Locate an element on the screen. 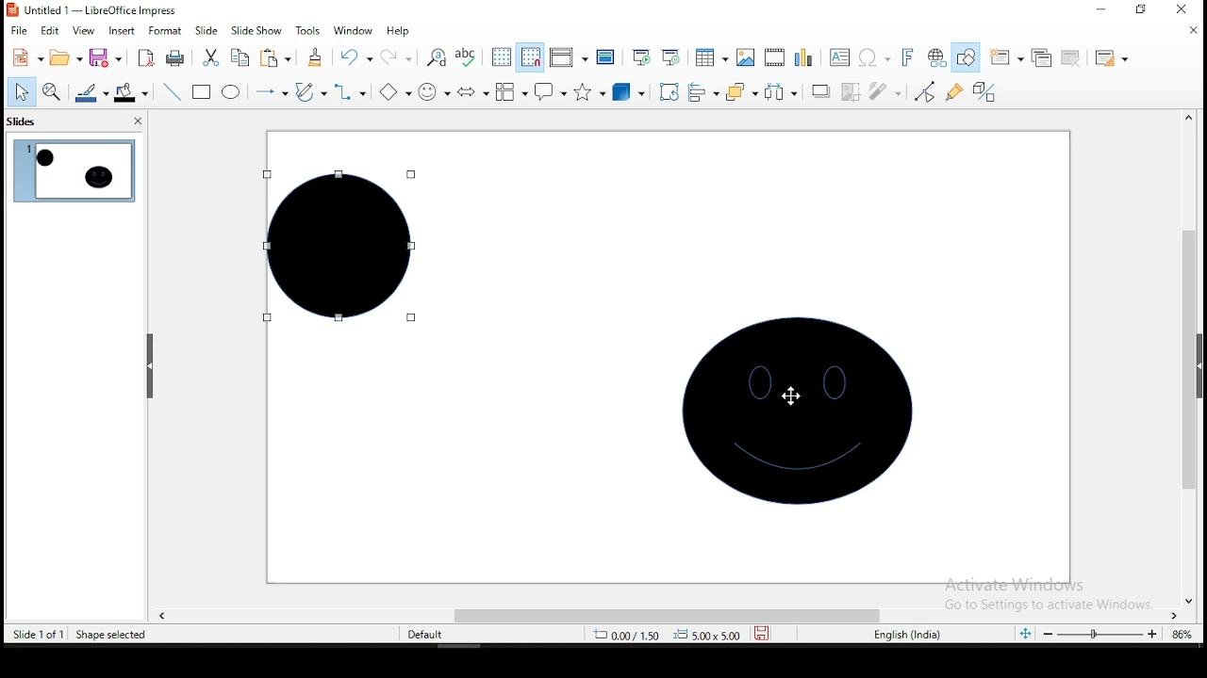  insert is located at coordinates (122, 31).